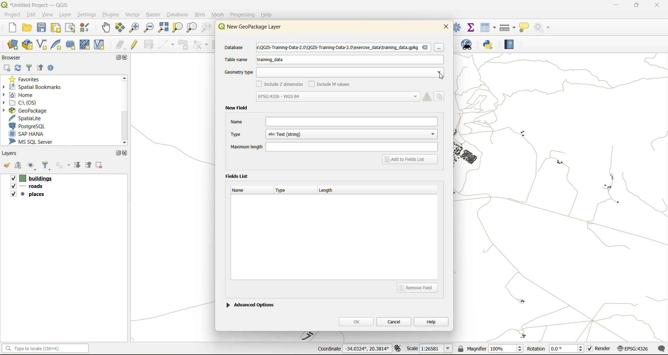 The height and width of the screenshot is (355, 668). What do you see at coordinates (440, 96) in the screenshot?
I see `Edit` at bounding box center [440, 96].